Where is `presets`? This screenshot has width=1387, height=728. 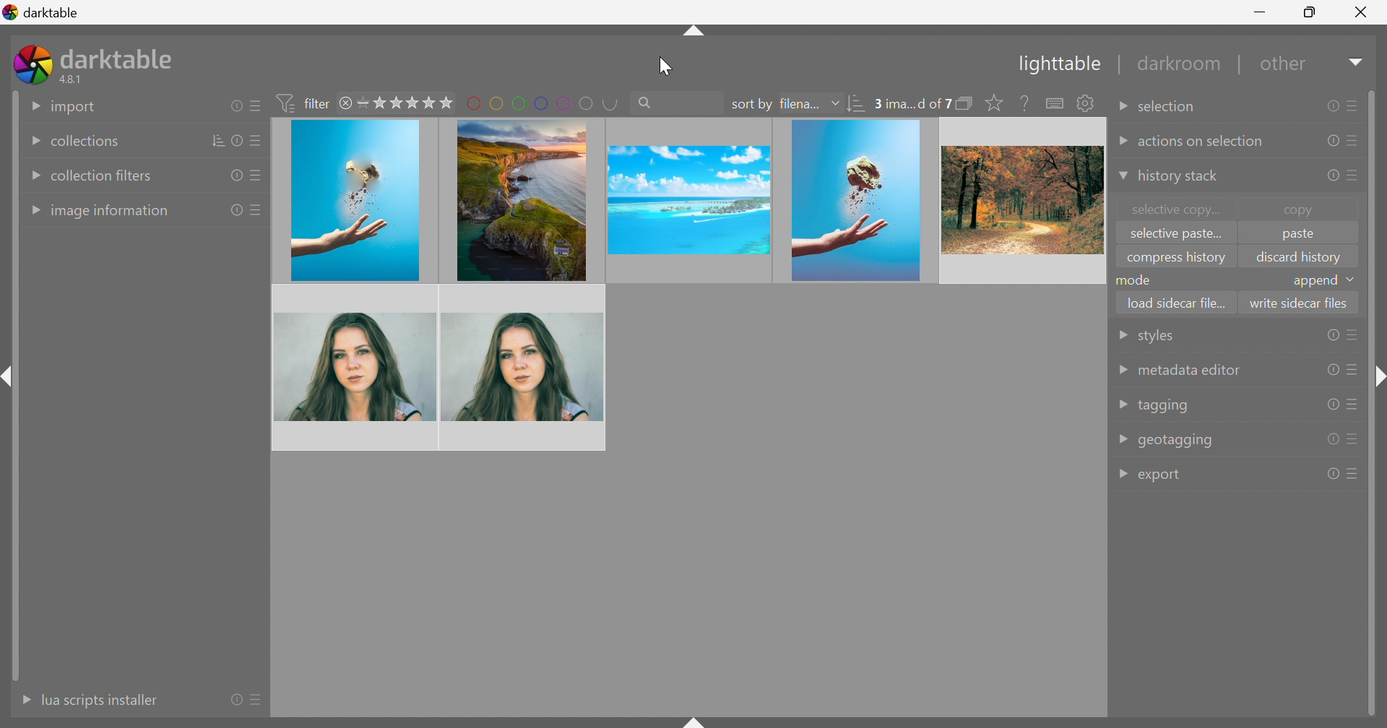 presets is located at coordinates (1353, 370).